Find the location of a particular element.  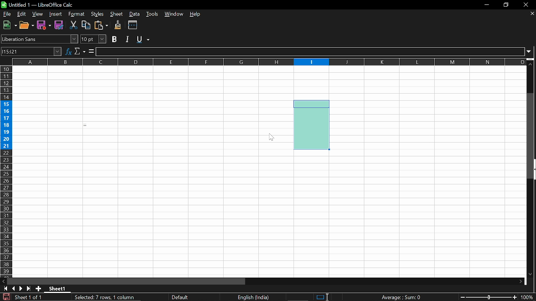

Bold is located at coordinates (115, 39).